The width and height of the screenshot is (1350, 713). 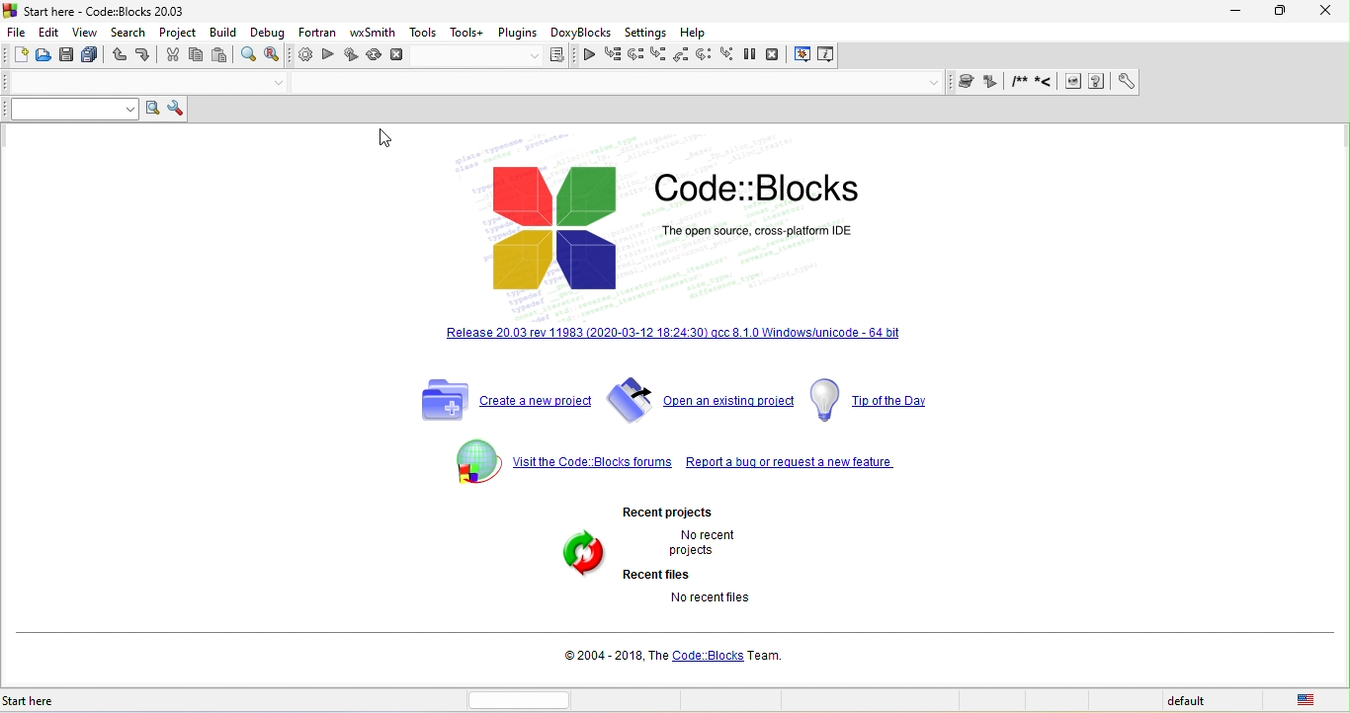 I want to click on doxyblocks, so click(x=584, y=32).